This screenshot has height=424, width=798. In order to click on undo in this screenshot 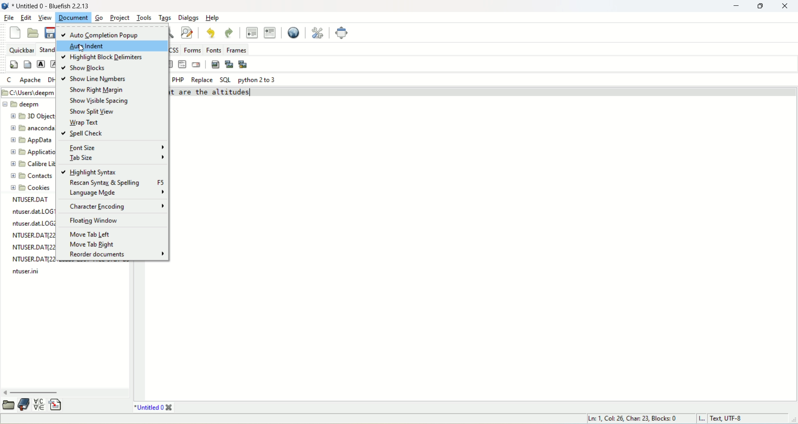, I will do `click(210, 33)`.